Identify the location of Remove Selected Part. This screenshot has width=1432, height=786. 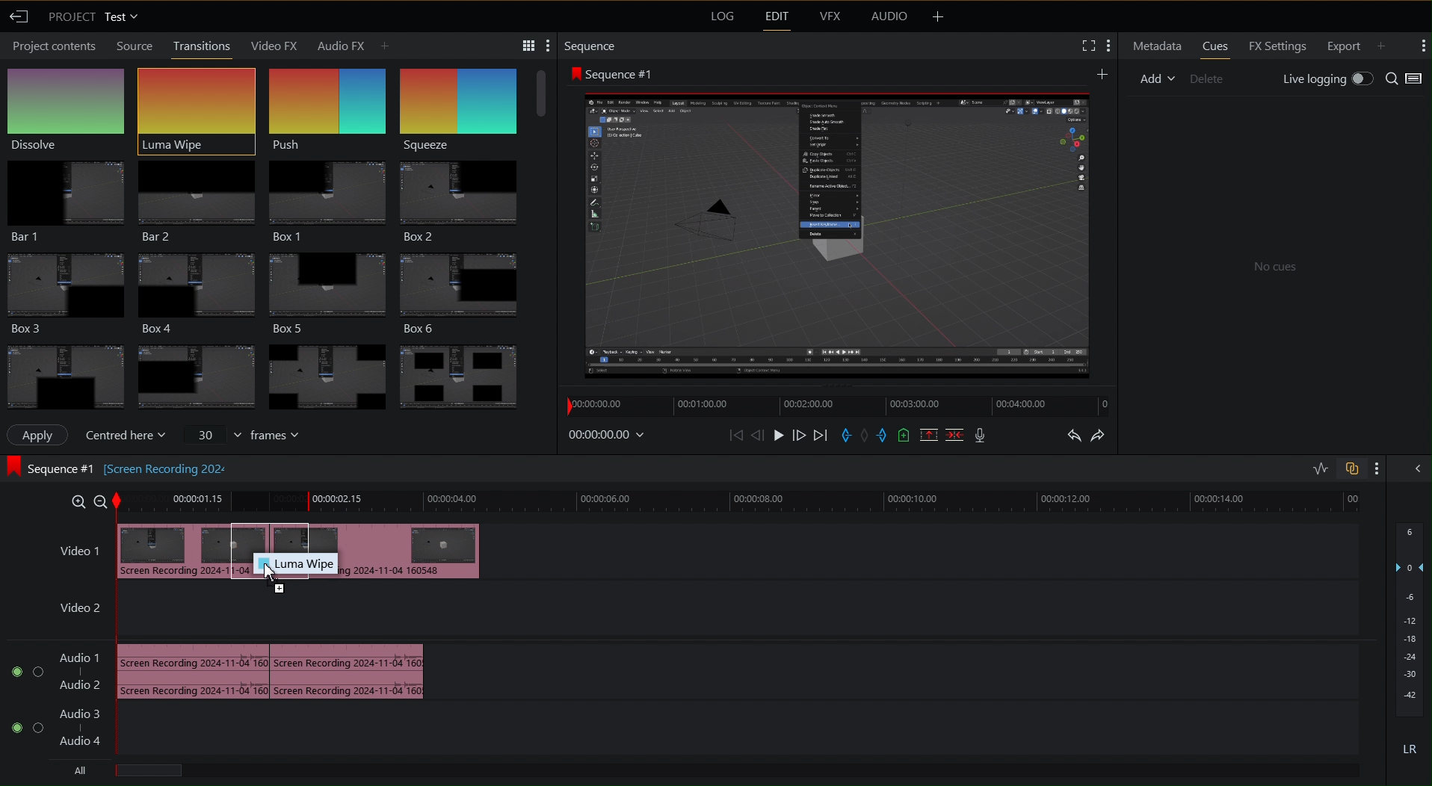
(930, 435).